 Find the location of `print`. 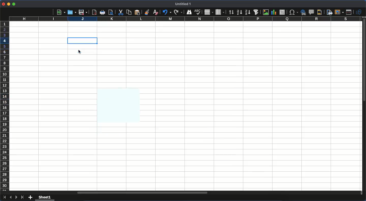

print is located at coordinates (102, 12).